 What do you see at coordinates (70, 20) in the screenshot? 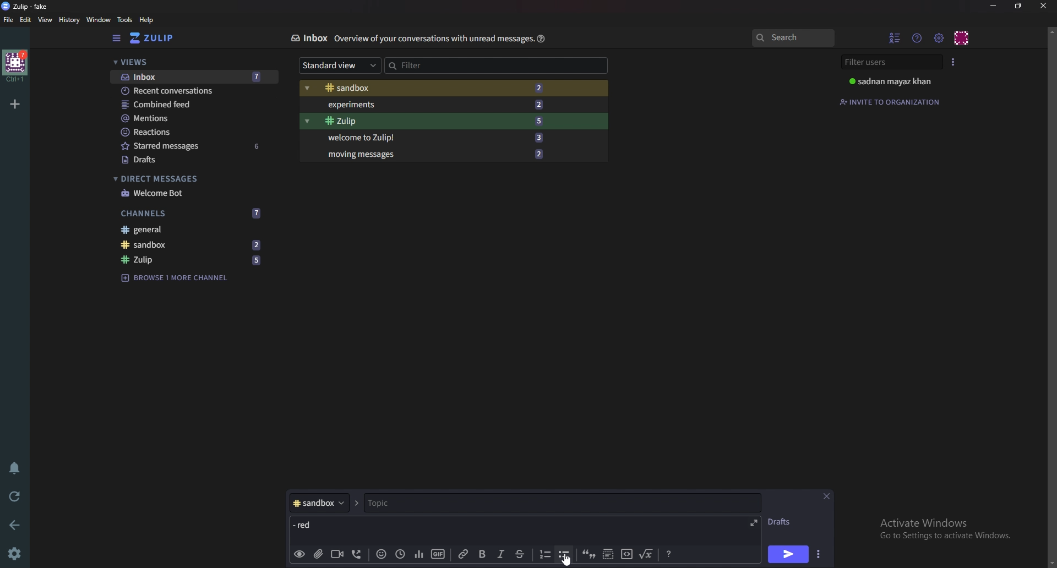
I see `History` at bounding box center [70, 20].